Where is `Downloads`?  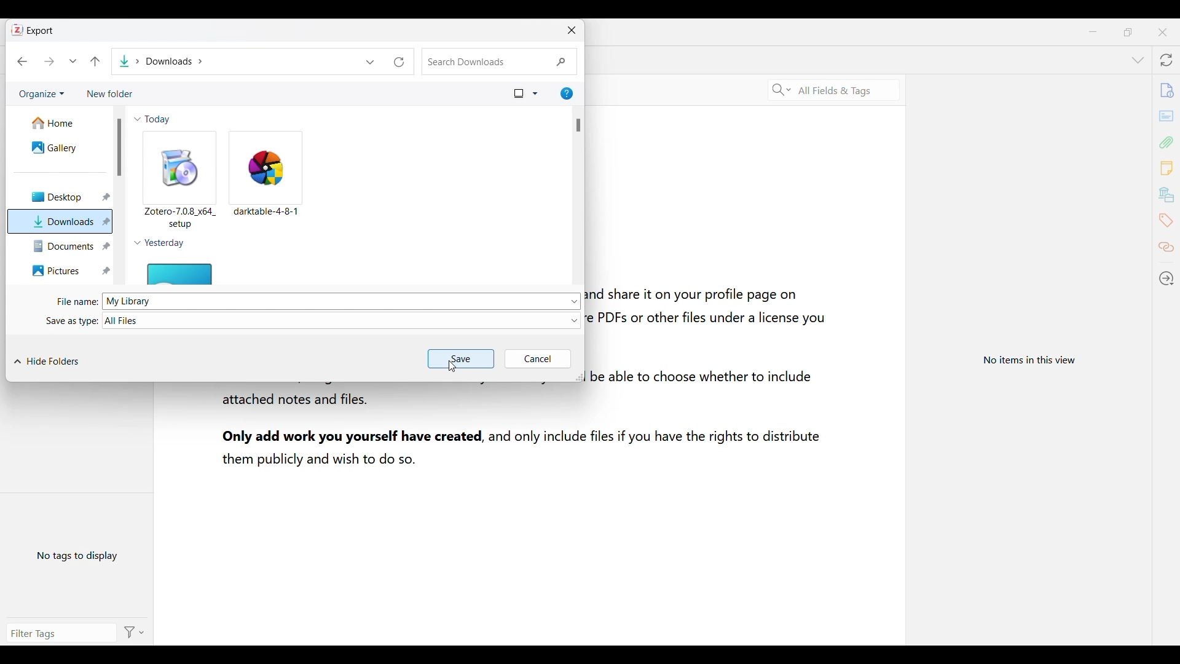 Downloads is located at coordinates (61, 221).